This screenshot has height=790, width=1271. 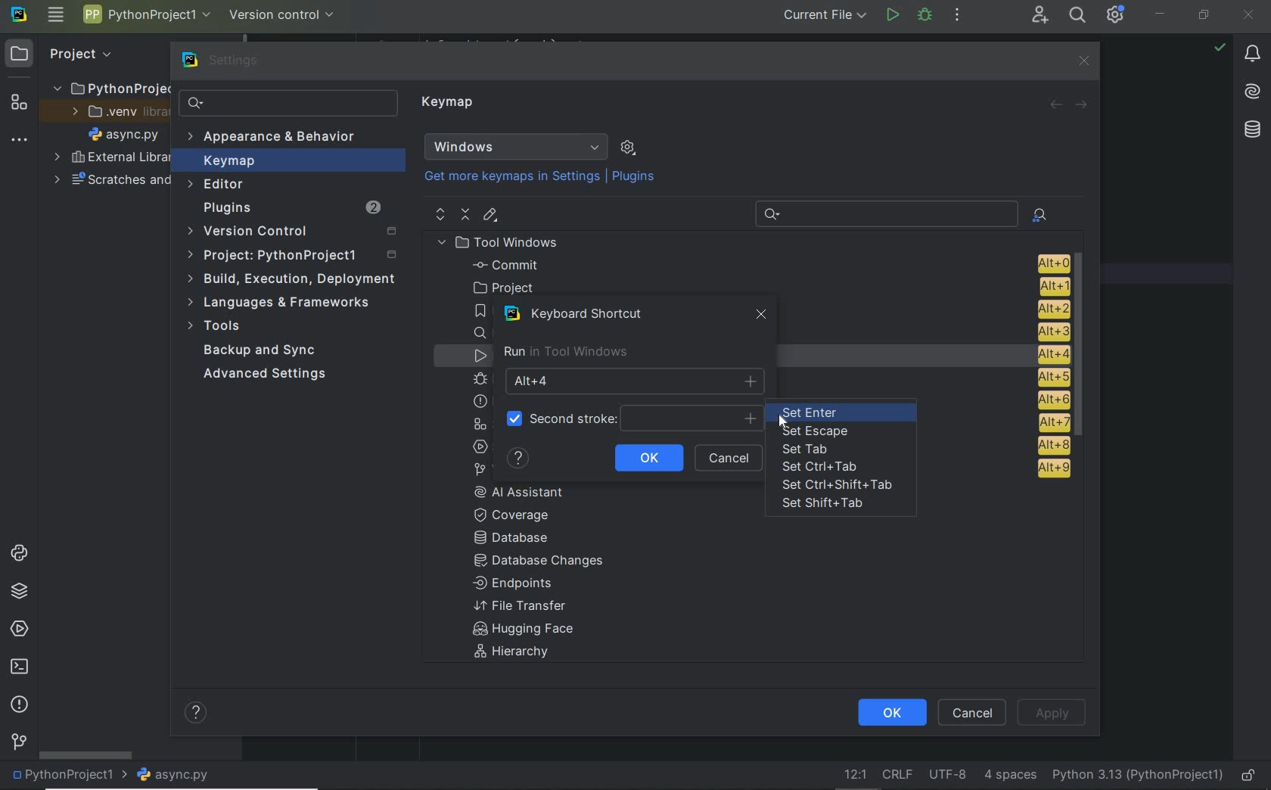 I want to click on Debug, so click(x=925, y=16).